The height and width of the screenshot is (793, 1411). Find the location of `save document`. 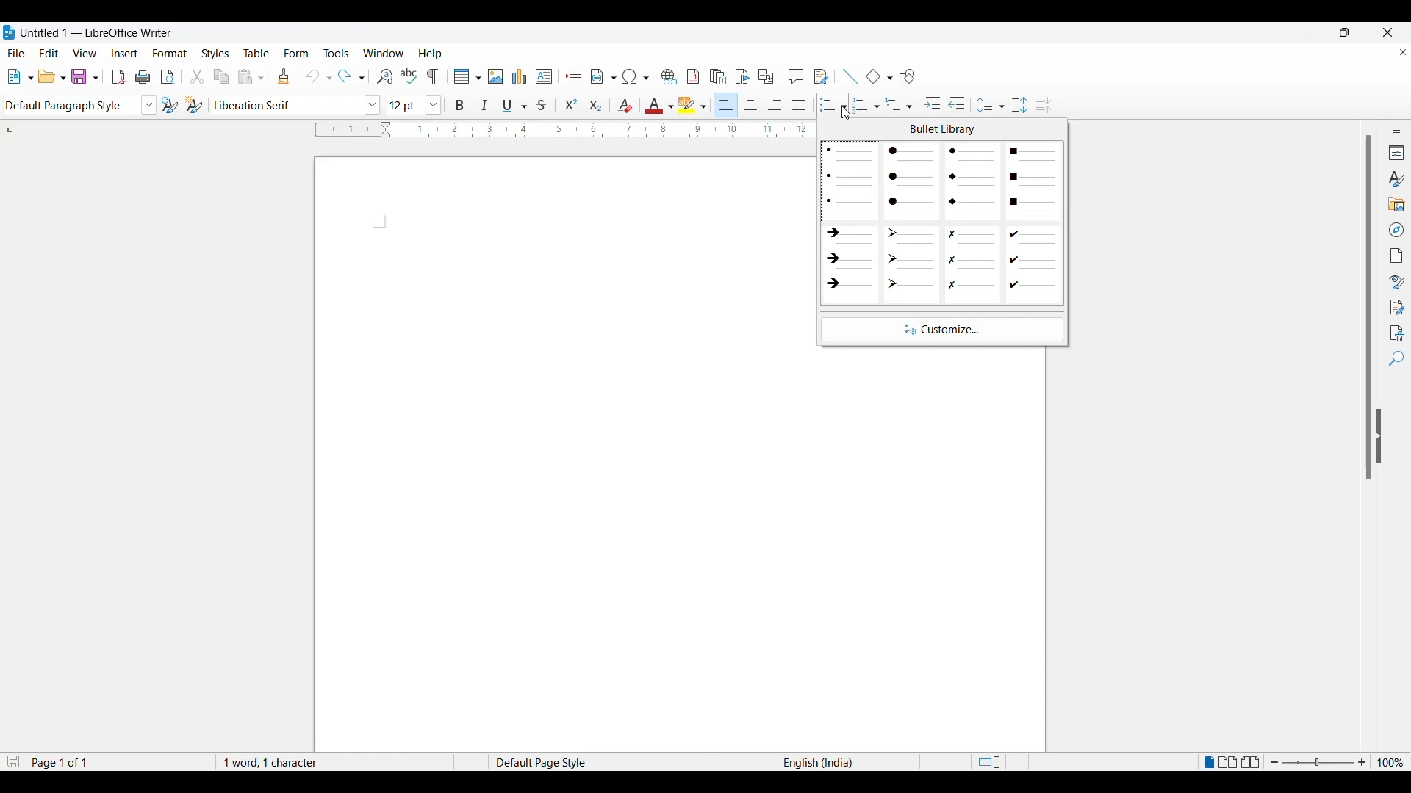

save document is located at coordinates (85, 76).